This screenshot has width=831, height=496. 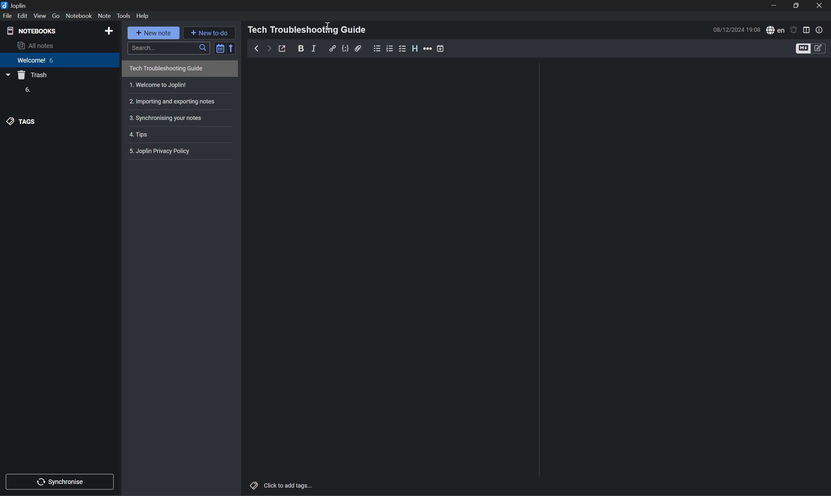 I want to click on 1. Welcome to Joplin!, so click(x=158, y=85).